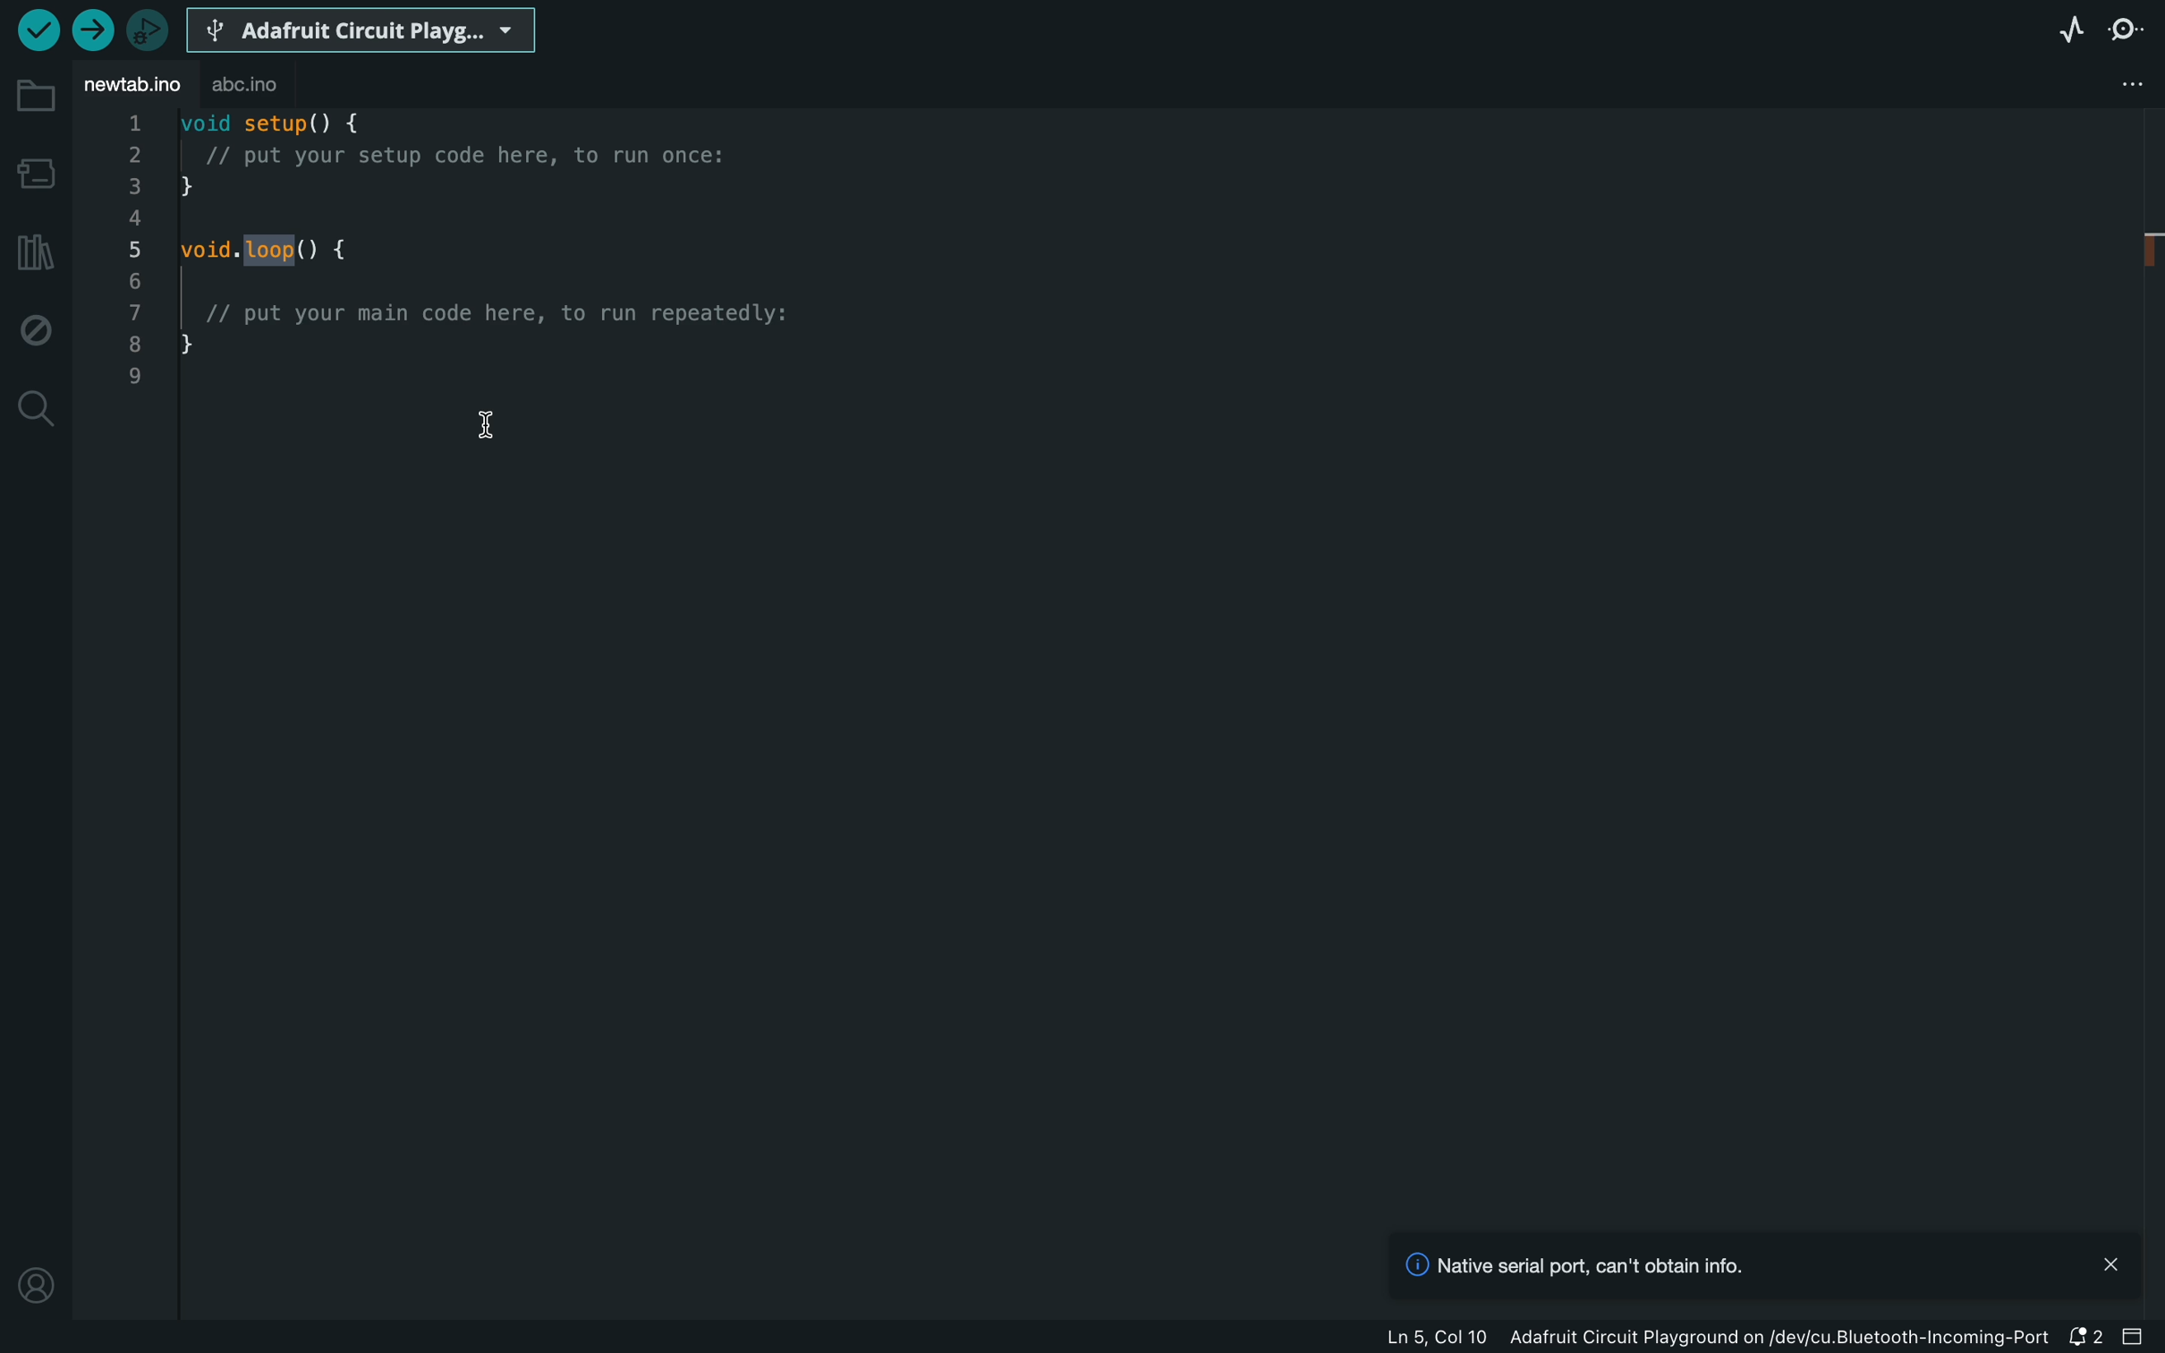  Describe the element at coordinates (92, 29) in the screenshot. I see `upload` at that location.